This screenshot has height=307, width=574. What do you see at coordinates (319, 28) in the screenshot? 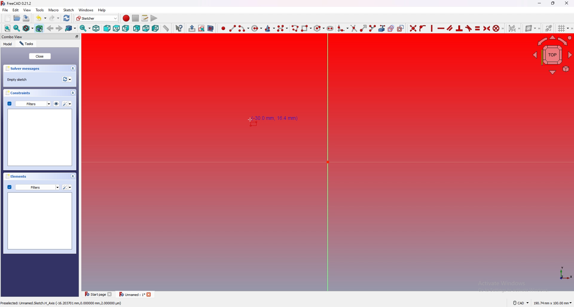
I see `create regular polygon` at bounding box center [319, 28].